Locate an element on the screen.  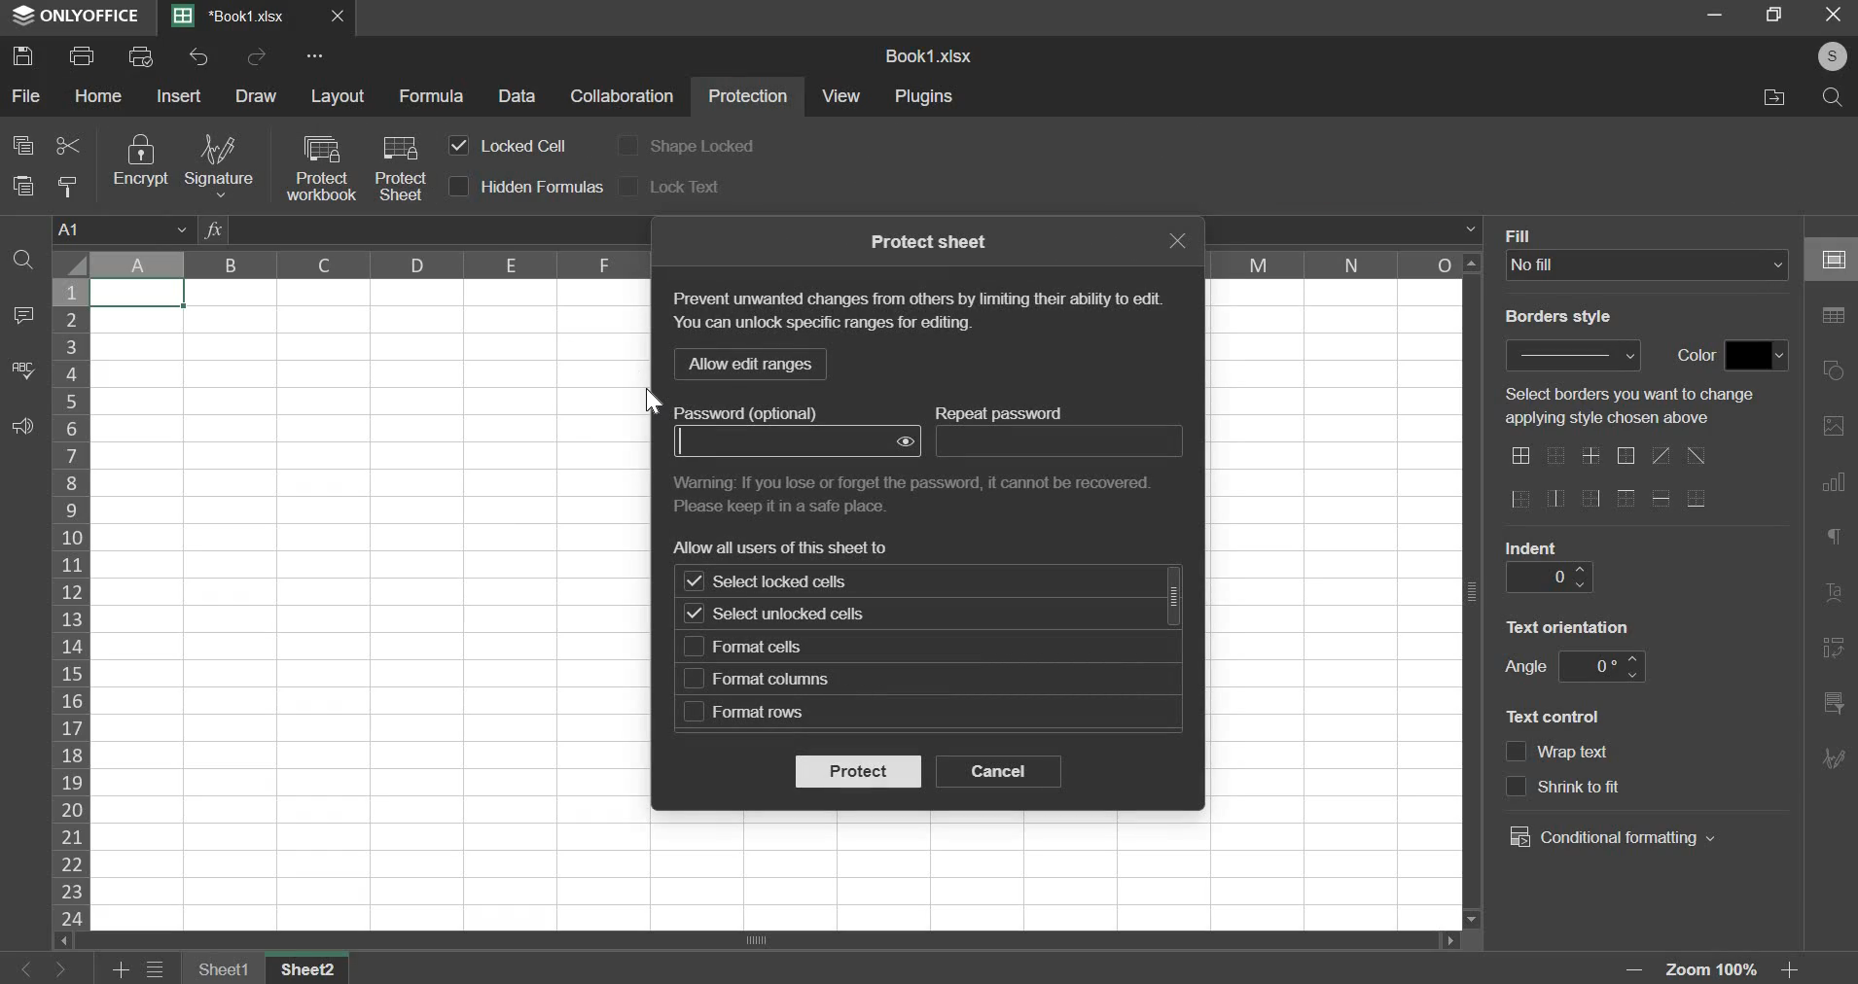
column is located at coordinates (363, 263).